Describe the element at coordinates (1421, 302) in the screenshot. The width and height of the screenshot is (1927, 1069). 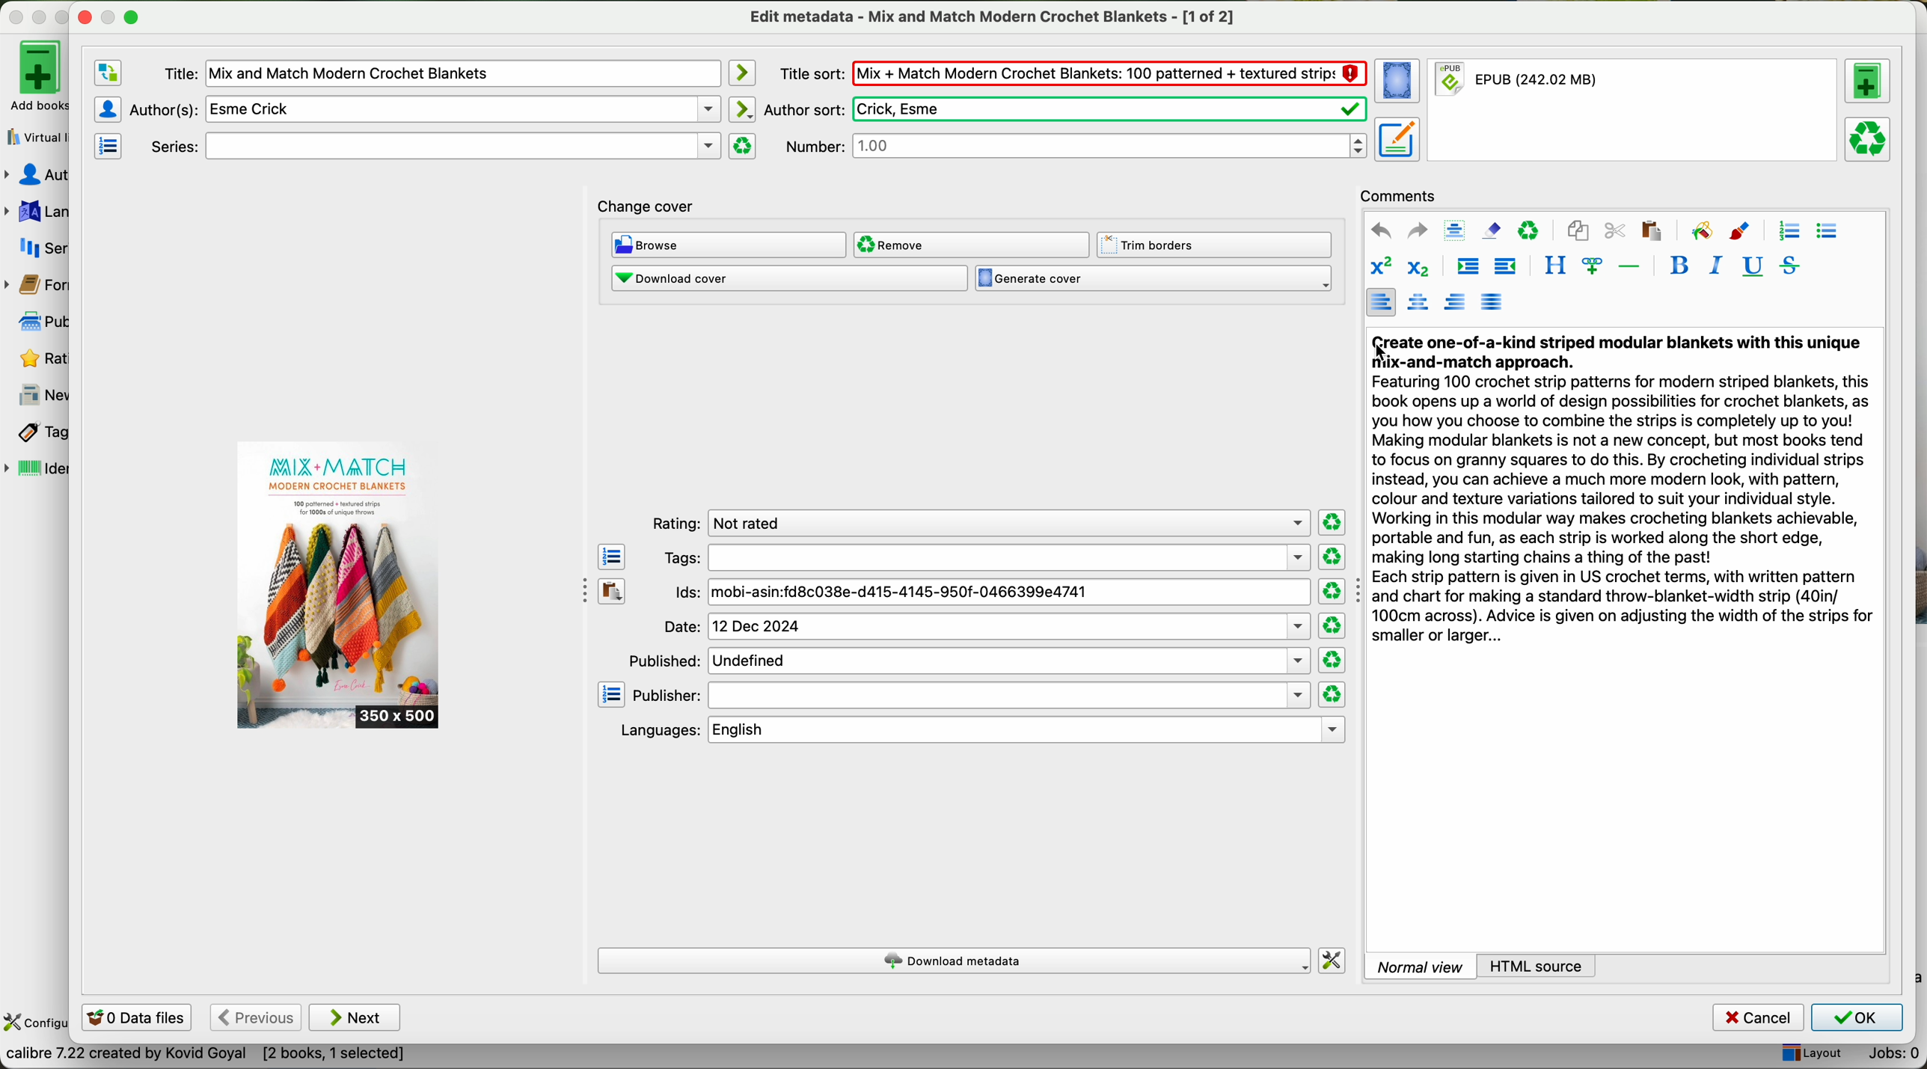
I see `align center` at that location.